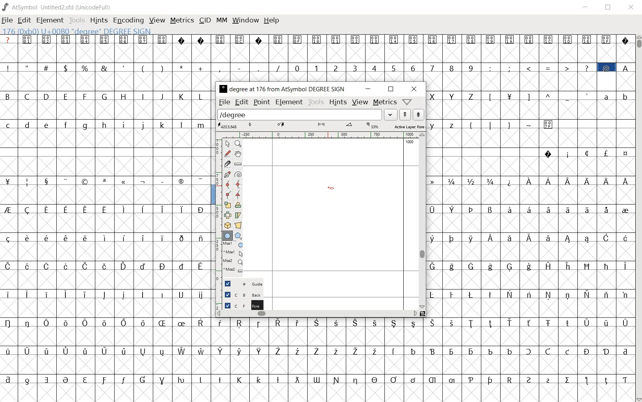 The height and width of the screenshot is (402, 642). What do you see at coordinates (384, 103) in the screenshot?
I see `metrics` at bounding box center [384, 103].